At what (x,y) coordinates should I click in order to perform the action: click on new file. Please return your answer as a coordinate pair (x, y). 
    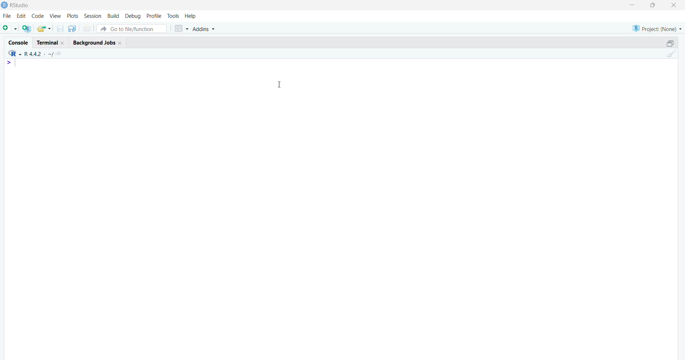
    Looking at the image, I should click on (10, 29).